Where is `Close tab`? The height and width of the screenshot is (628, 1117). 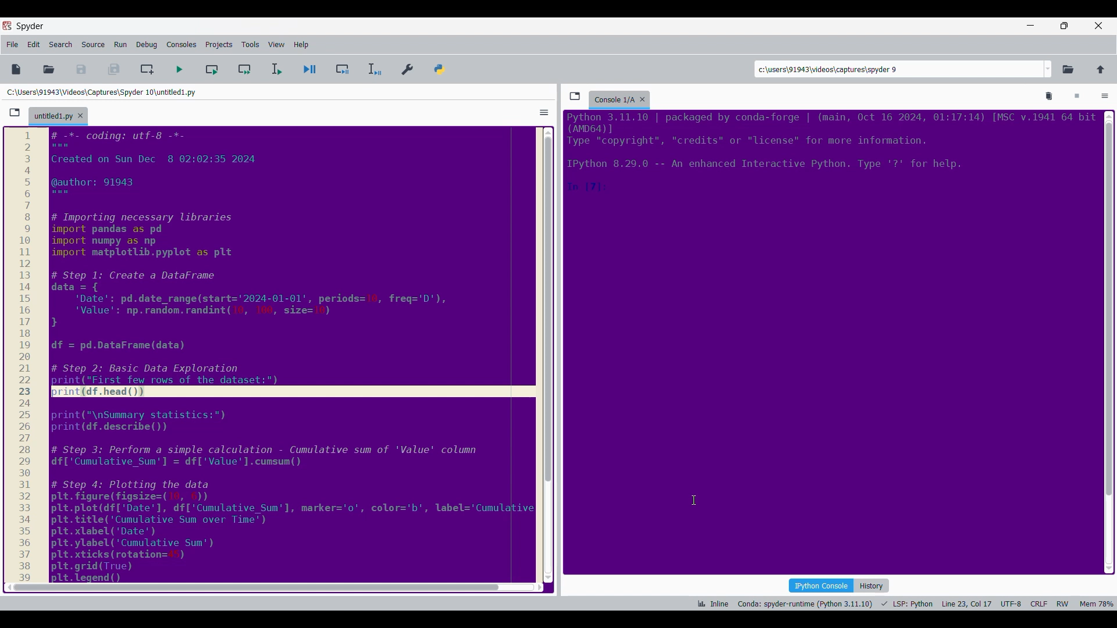
Close tab is located at coordinates (1098, 26).